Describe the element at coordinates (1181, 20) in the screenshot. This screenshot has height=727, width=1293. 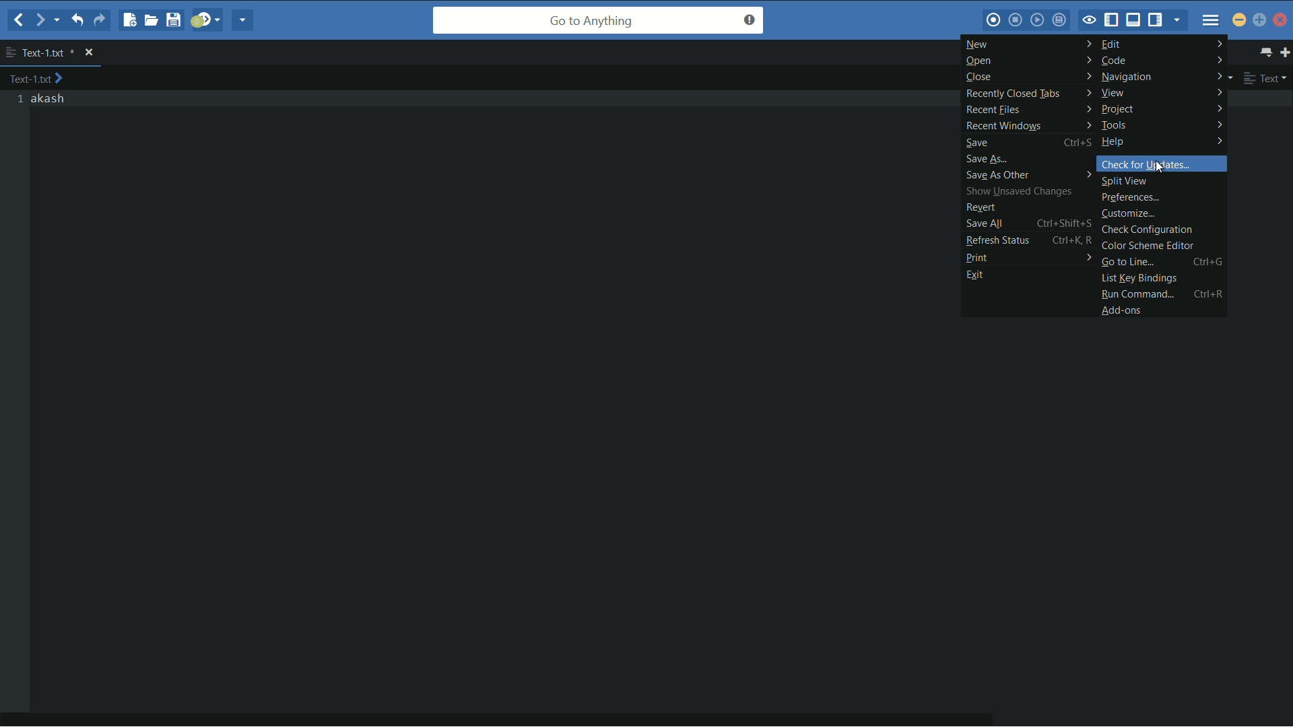
I see `show specific sidebar/tab` at that location.